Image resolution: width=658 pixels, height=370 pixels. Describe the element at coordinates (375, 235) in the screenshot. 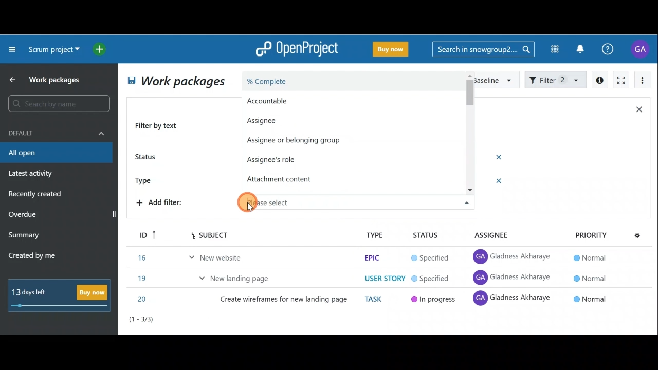

I see `type` at that location.